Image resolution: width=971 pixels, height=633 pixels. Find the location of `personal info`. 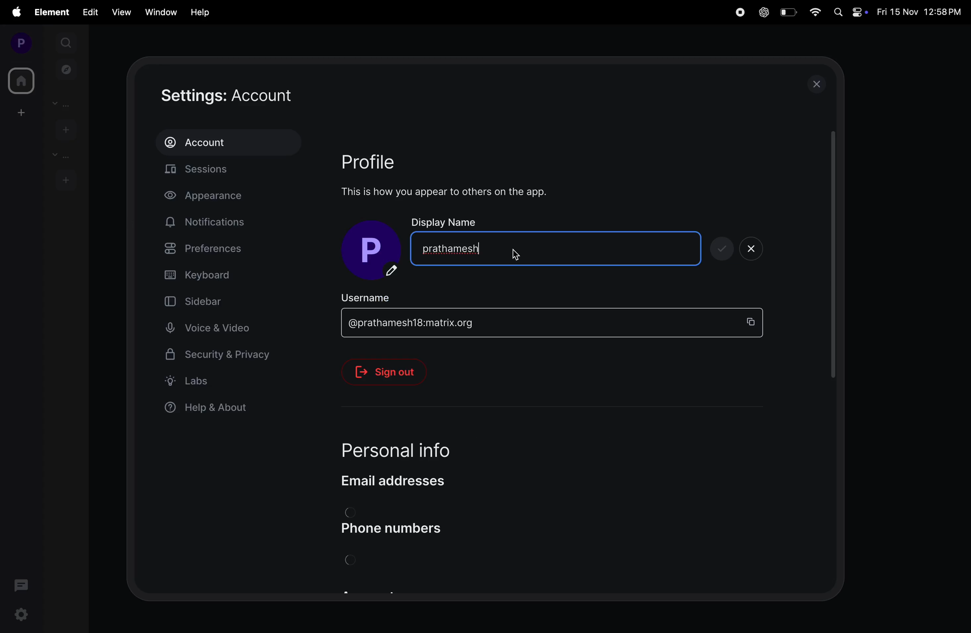

personal info is located at coordinates (415, 447).